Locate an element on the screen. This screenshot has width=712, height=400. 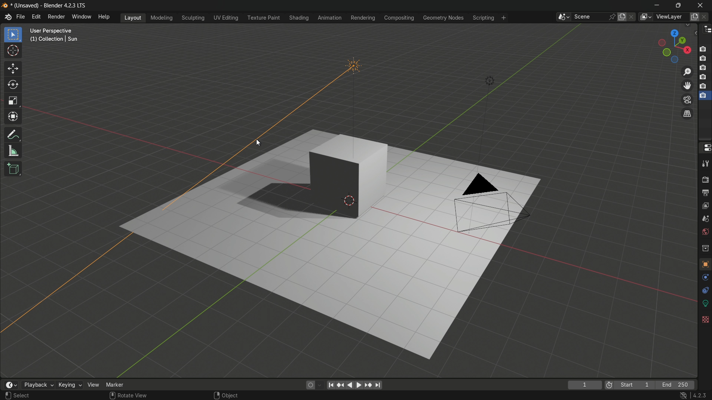
jump to keyframe is located at coordinates (368, 386).